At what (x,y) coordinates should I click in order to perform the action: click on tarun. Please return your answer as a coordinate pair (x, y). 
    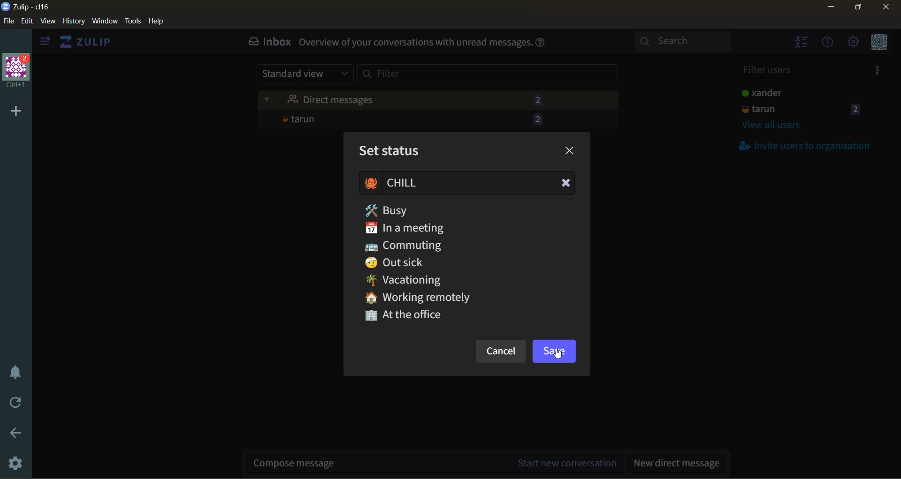
    Looking at the image, I should click on (806, 109).